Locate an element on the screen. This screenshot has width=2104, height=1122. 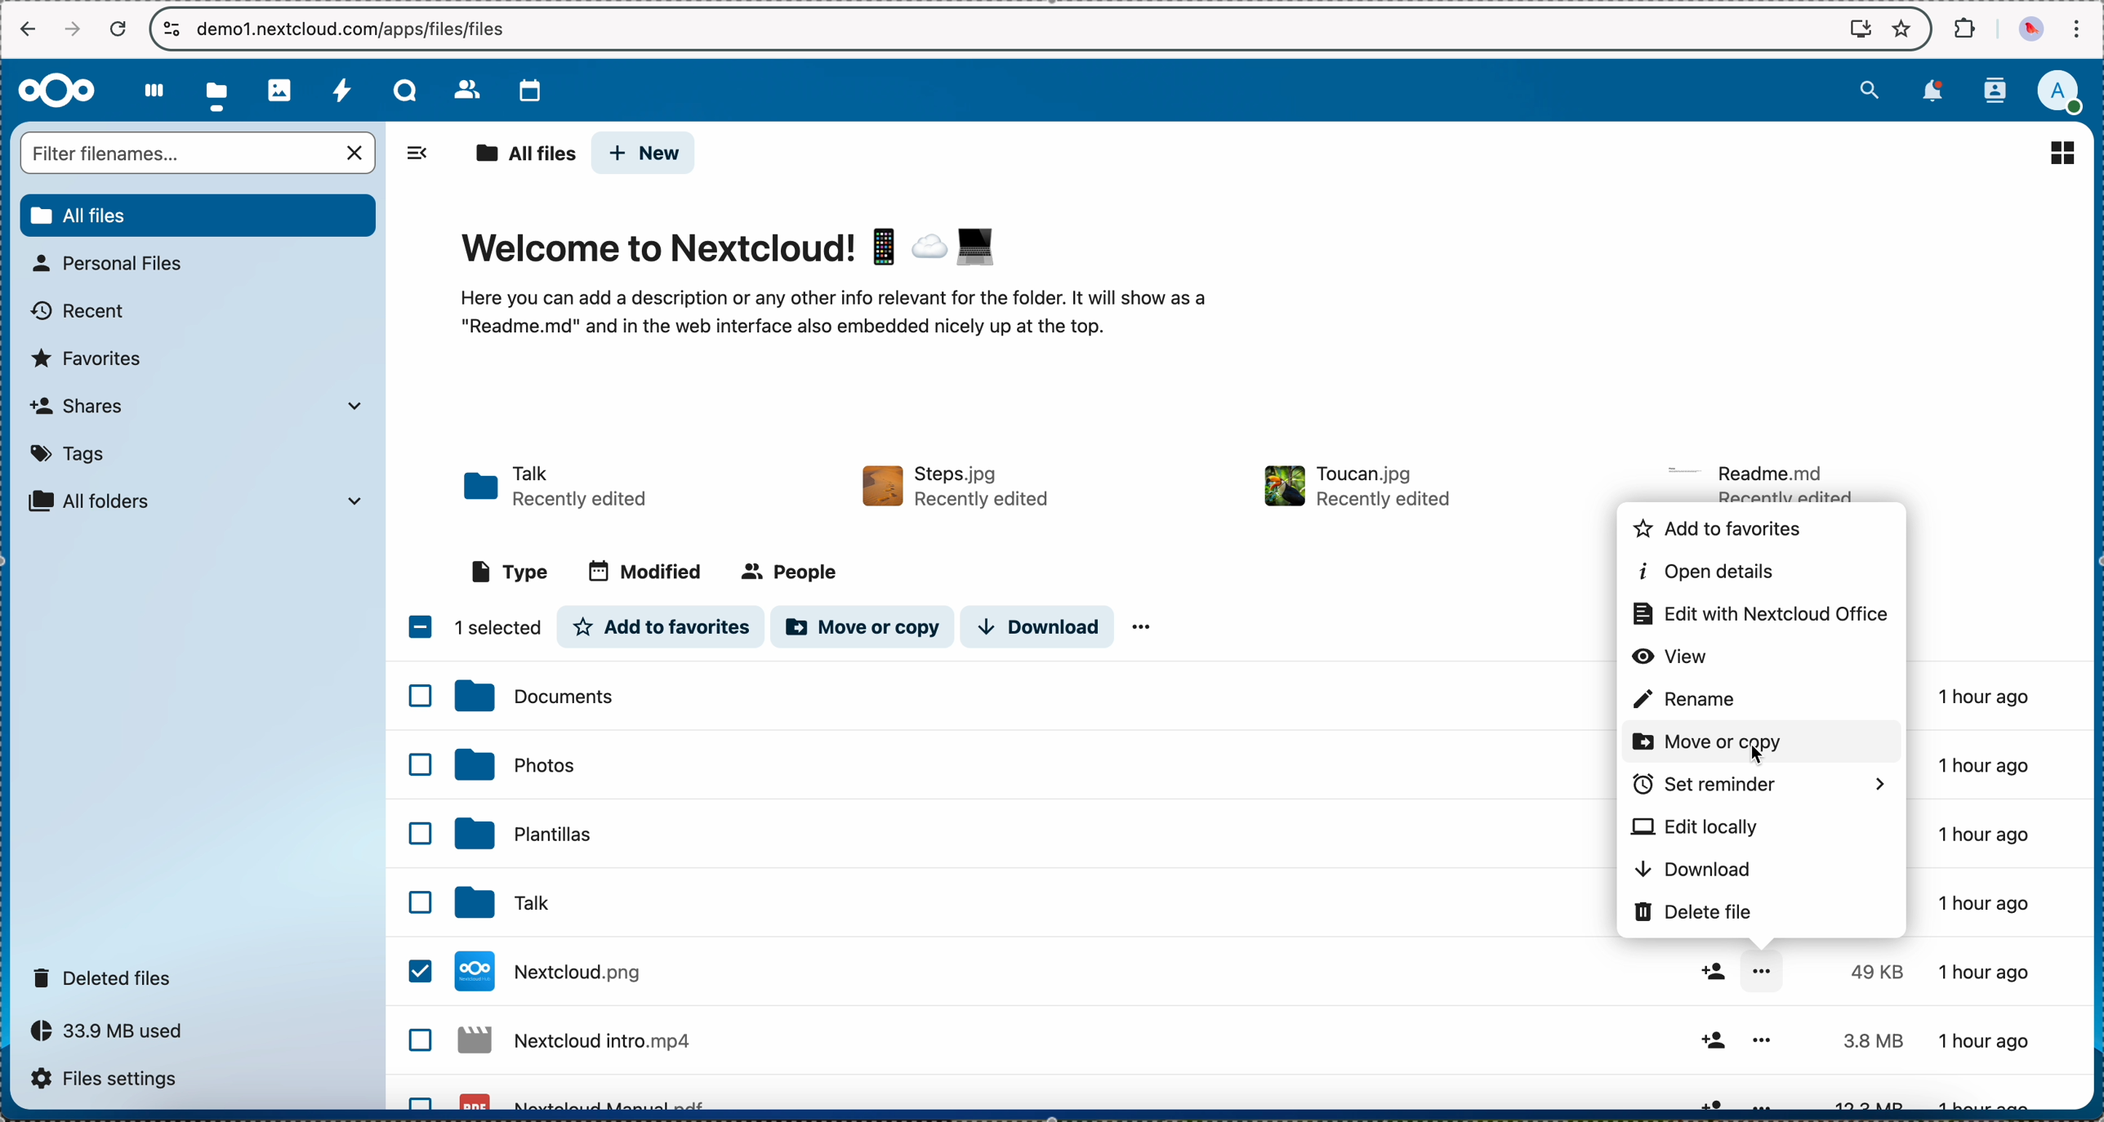
customize and control Google Chrome is located at coordinates (2078, 29).